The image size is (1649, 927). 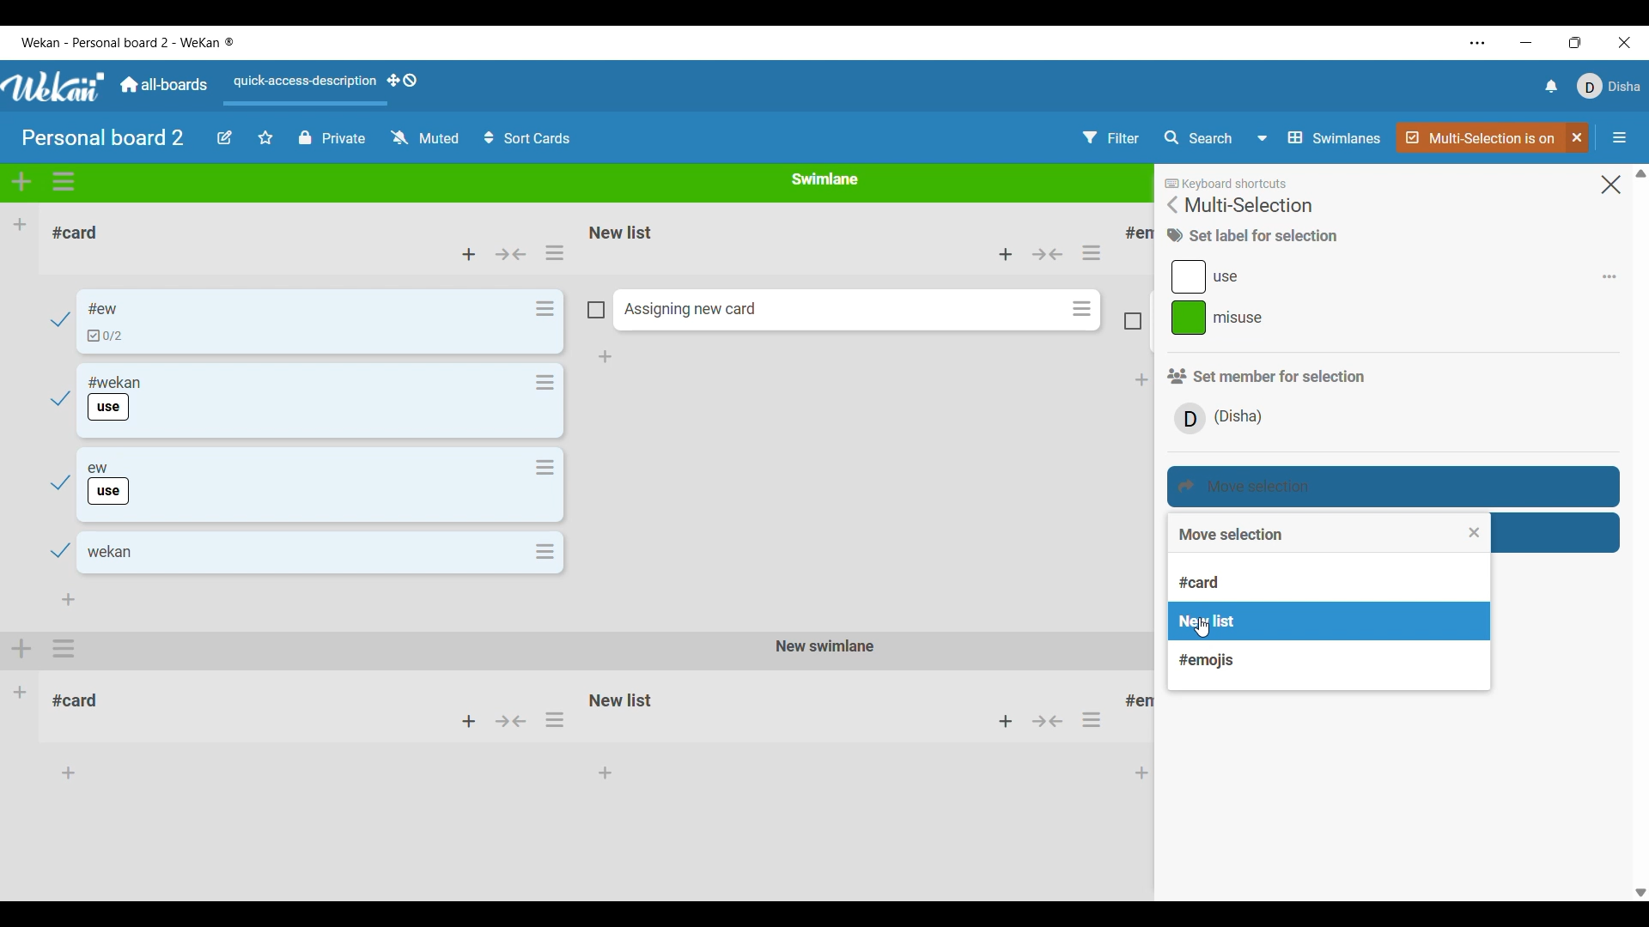 What do you see at coordinates (1384, 298) in the screenshot?
I see `Labels present in current selection` at bounding box center [1384, 298].